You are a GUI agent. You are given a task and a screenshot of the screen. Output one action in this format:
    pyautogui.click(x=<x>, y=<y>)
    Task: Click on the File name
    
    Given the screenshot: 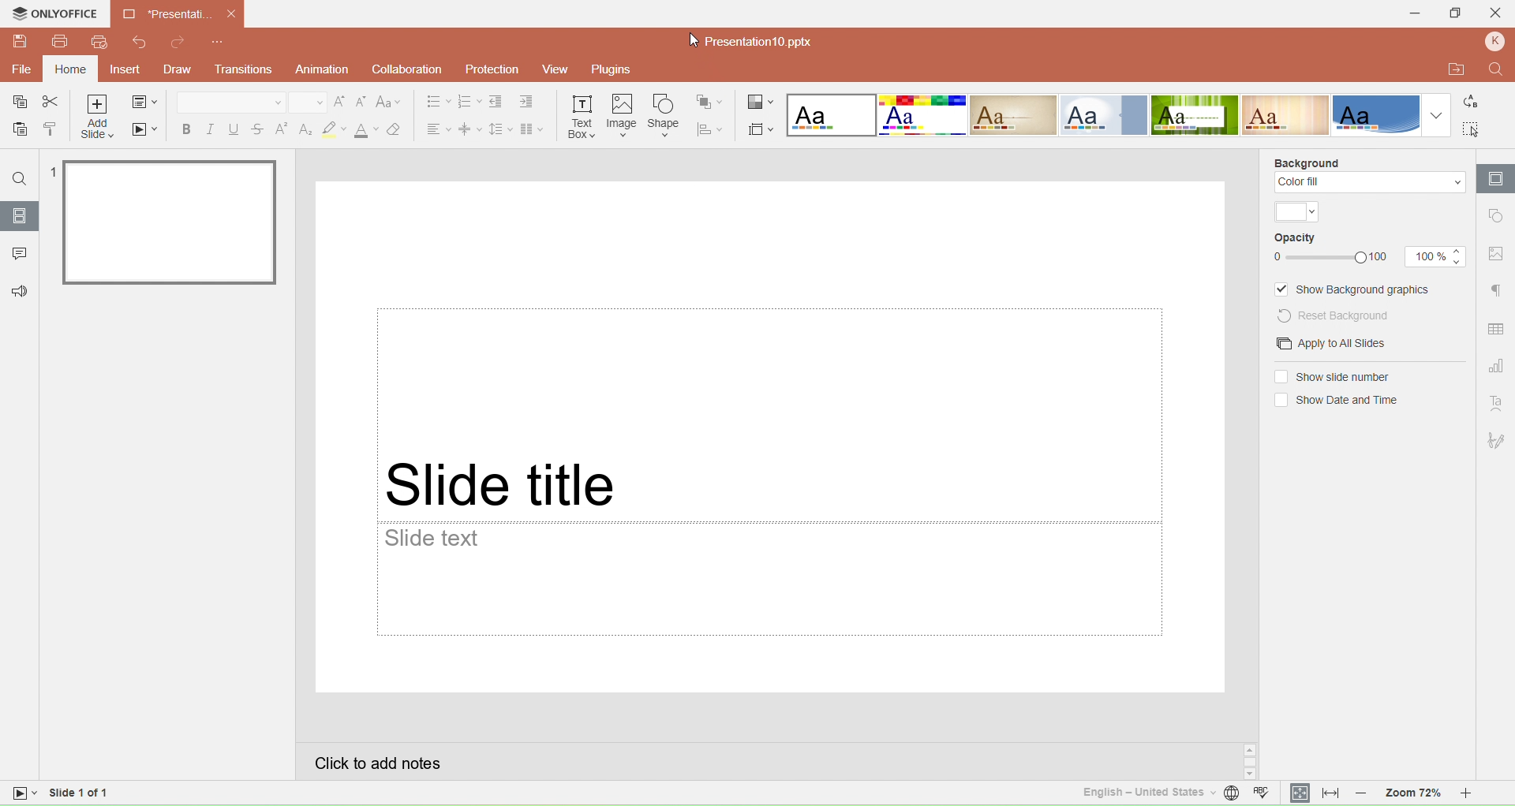 What is the action you would take?
    pyautogui.click(x=752, y=41)
    